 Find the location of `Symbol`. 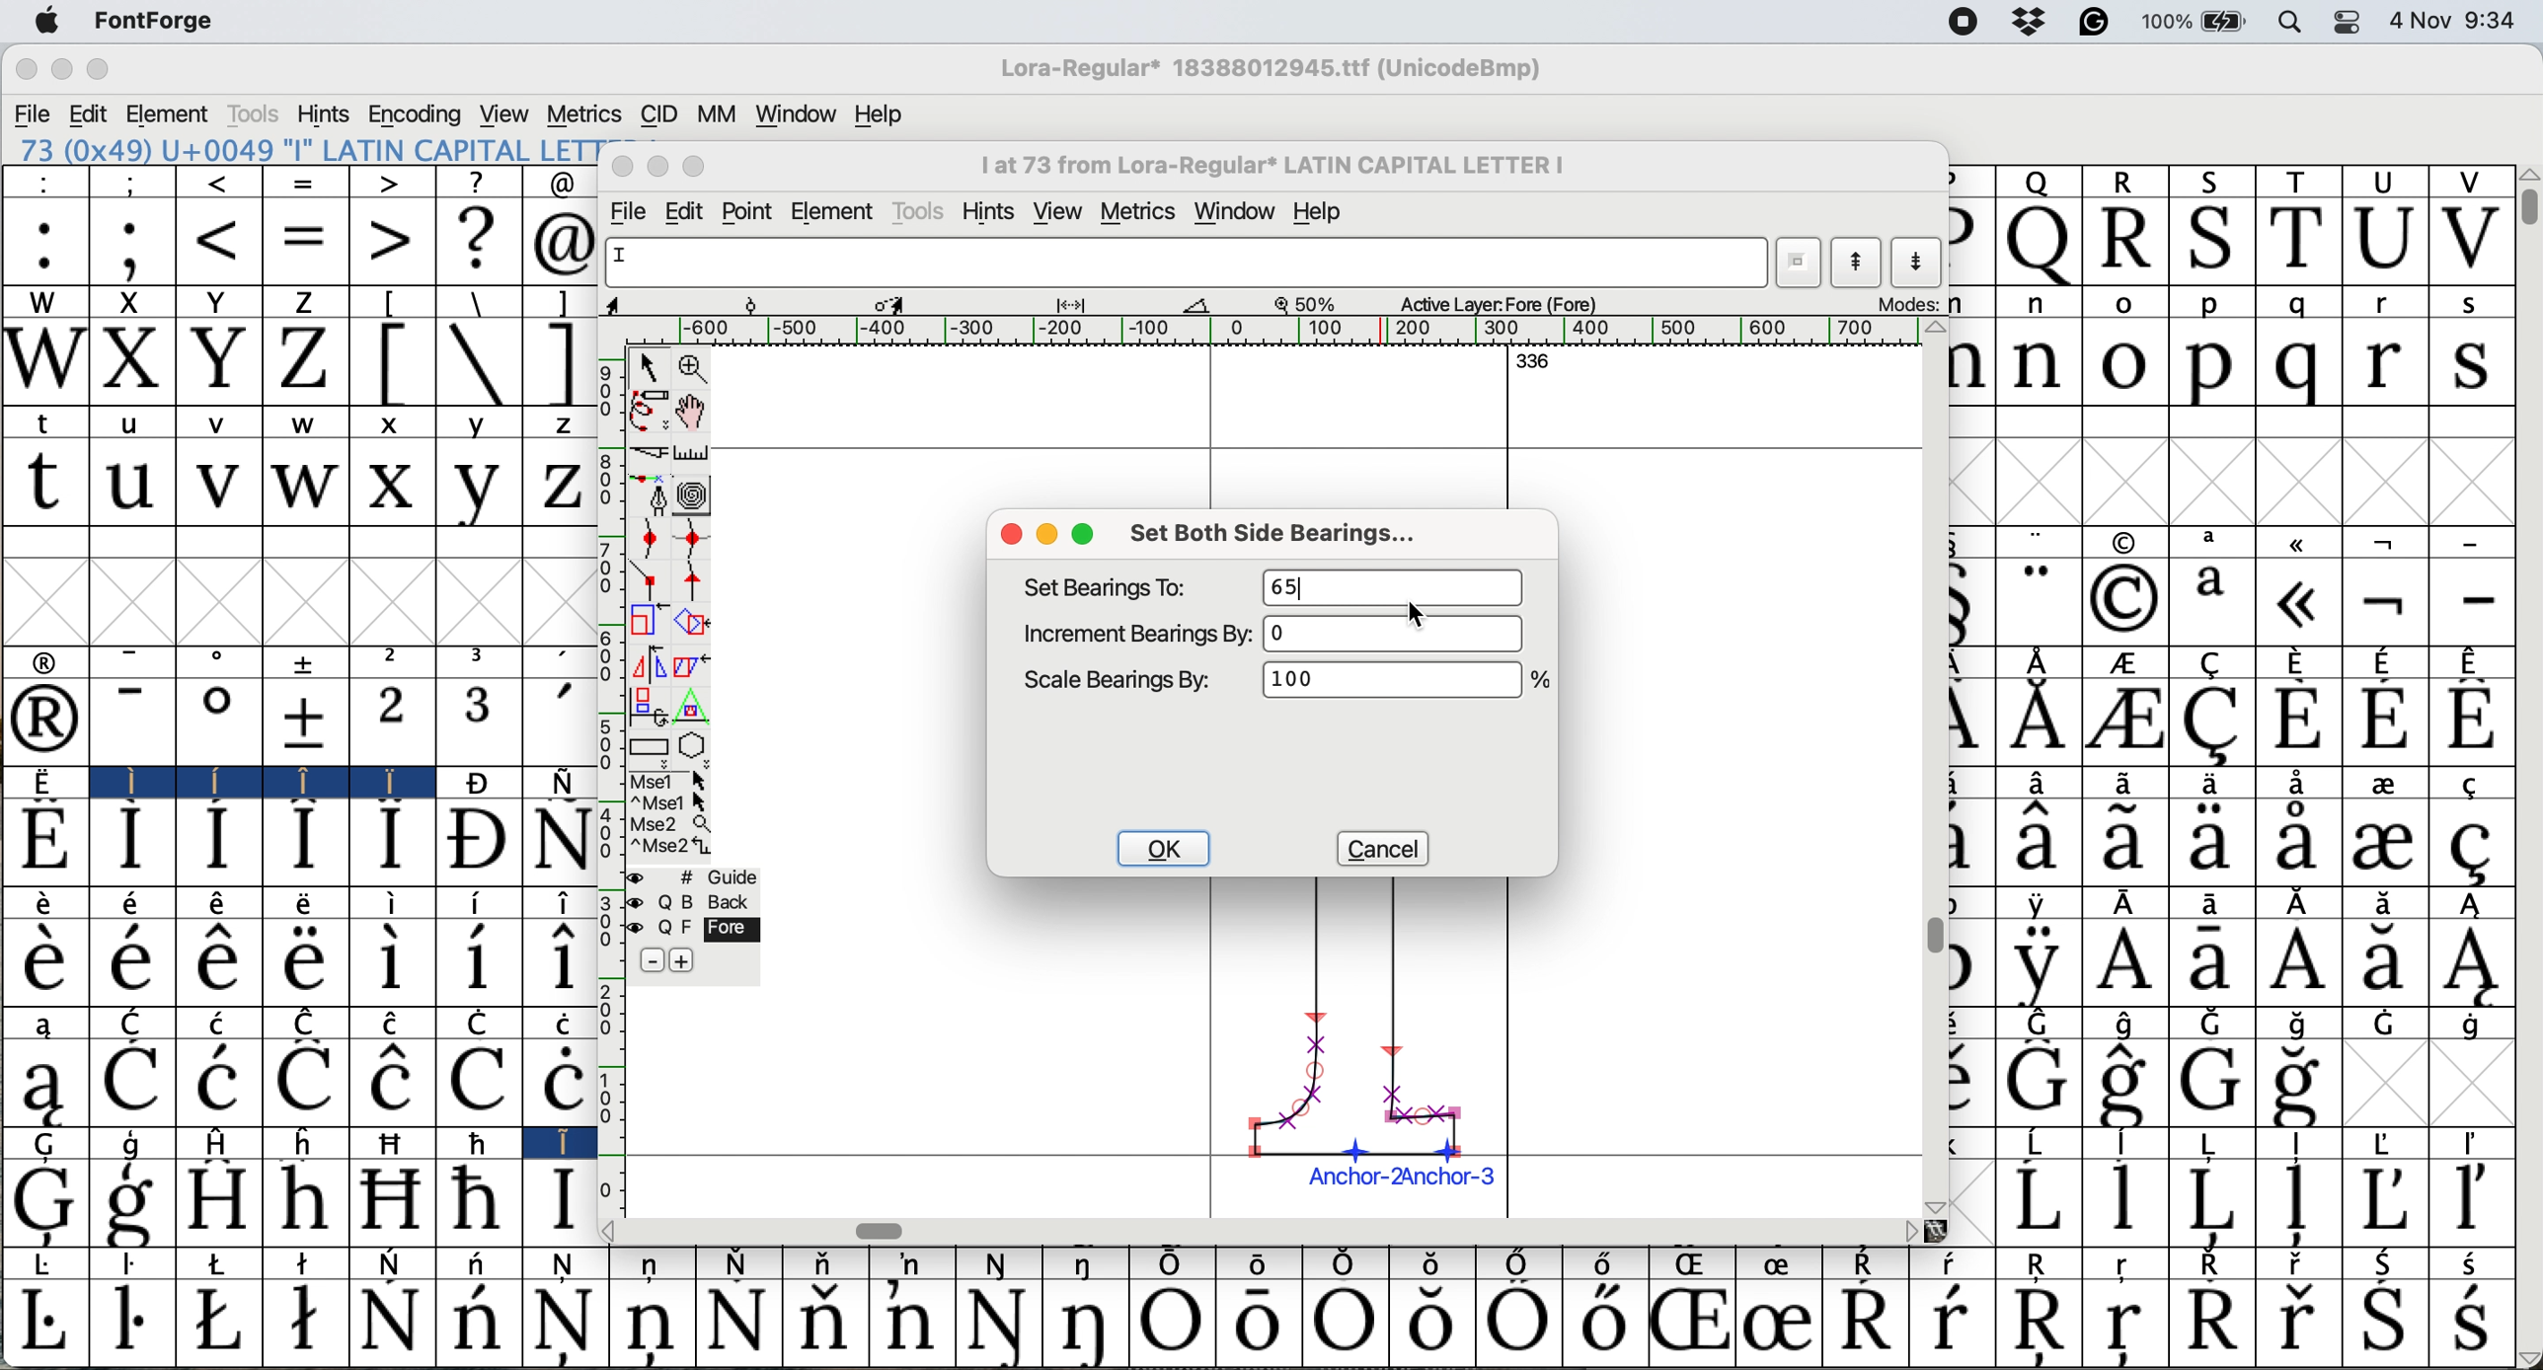

Symbol is located at coordinates (2122, 598).